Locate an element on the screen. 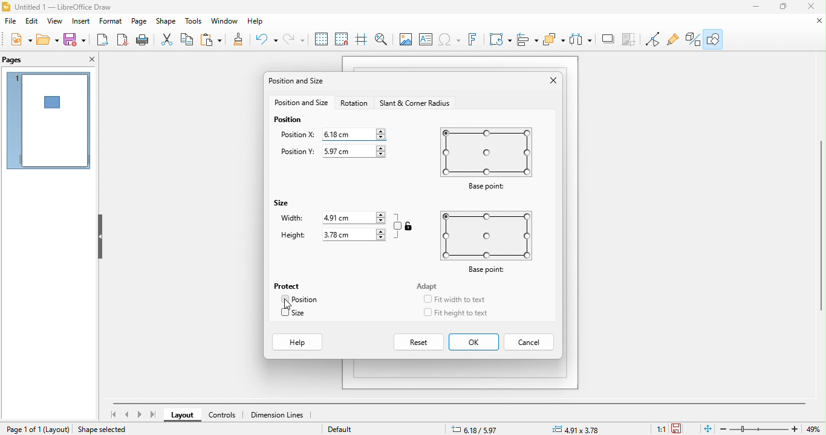 This screenshot has height=435, width=826. save is located at coordinates (74, 39).